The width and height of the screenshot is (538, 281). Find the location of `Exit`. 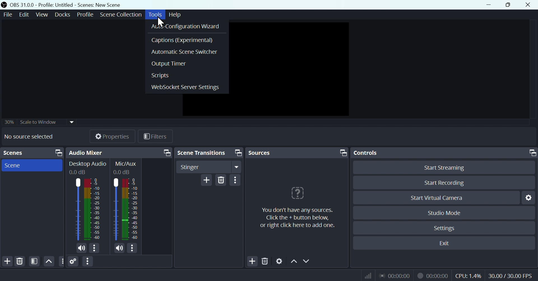

Exit is located at coordinates (444, 243).